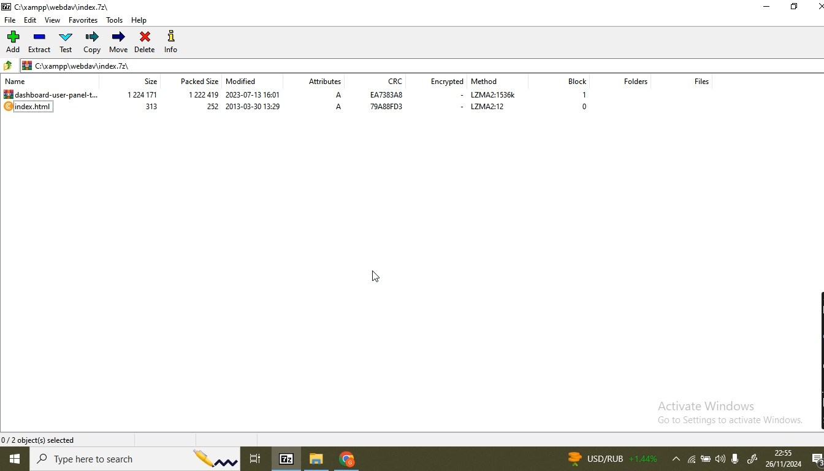  Describe the element at coordinates (246, 80) in the screenshot. I see `modified` at that location.